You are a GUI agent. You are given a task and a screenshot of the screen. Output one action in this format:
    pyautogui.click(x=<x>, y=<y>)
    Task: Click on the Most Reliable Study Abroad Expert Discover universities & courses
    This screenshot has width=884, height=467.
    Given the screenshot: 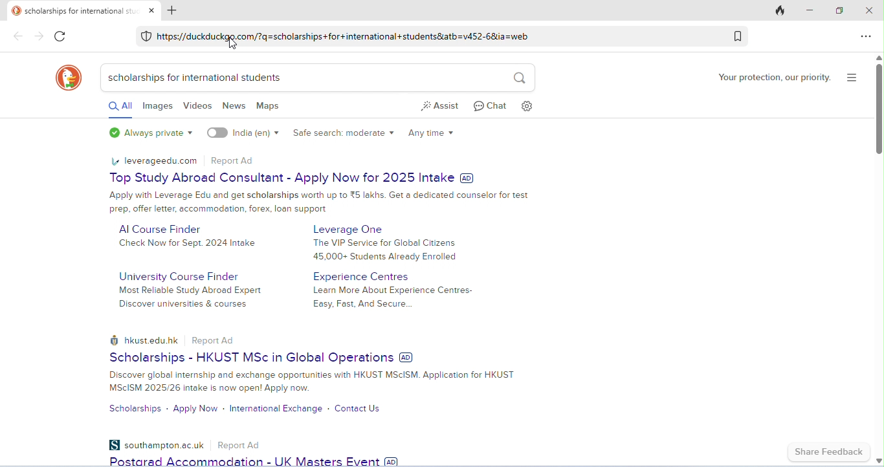 What is the action you would take?
    pyautogui.click(x=194, y=298)
    